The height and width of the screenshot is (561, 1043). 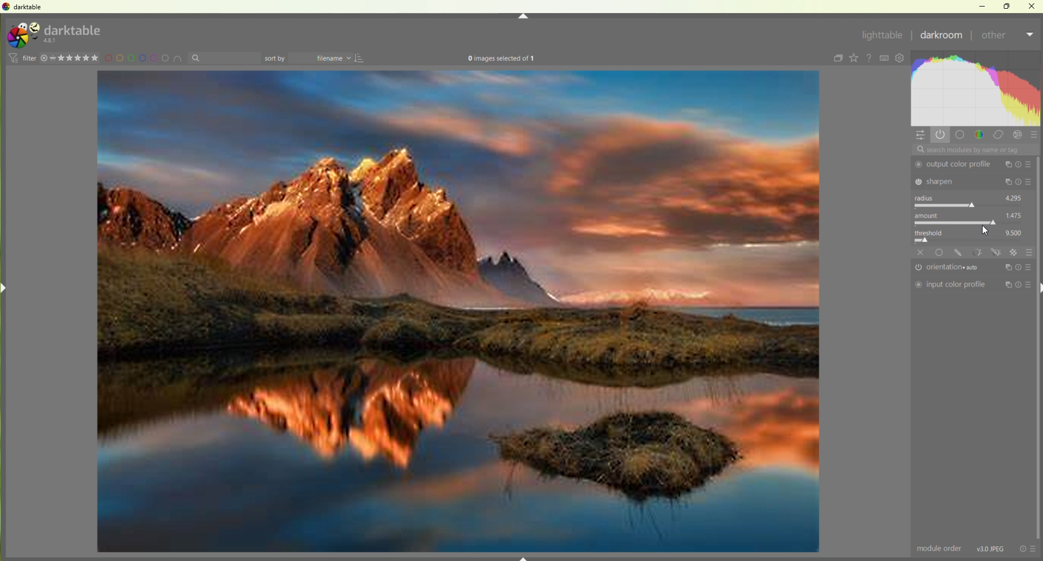 I want to click on actions, so click(x=1028, y=548).